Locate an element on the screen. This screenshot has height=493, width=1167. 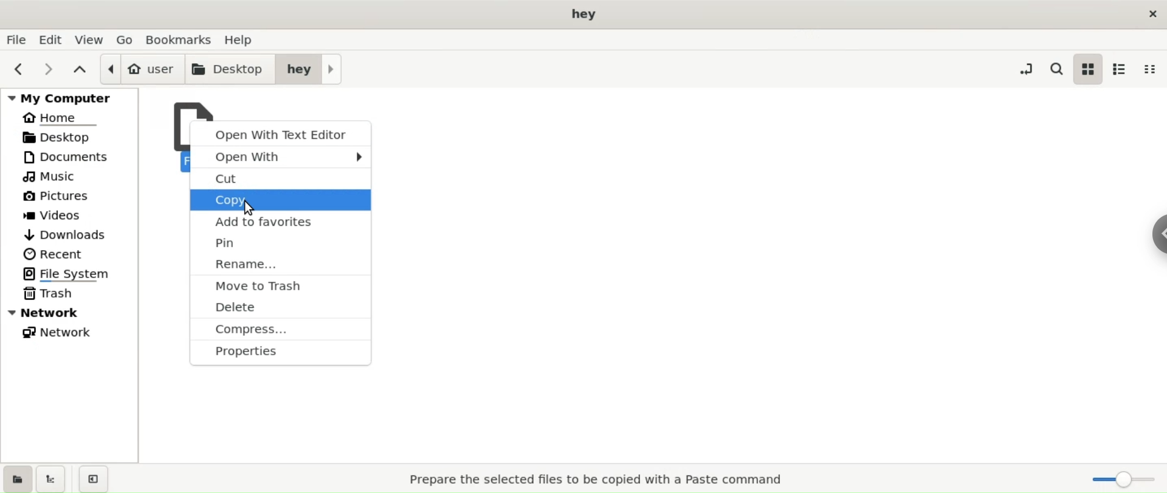
icon view is located at coordinates (1087, 69).